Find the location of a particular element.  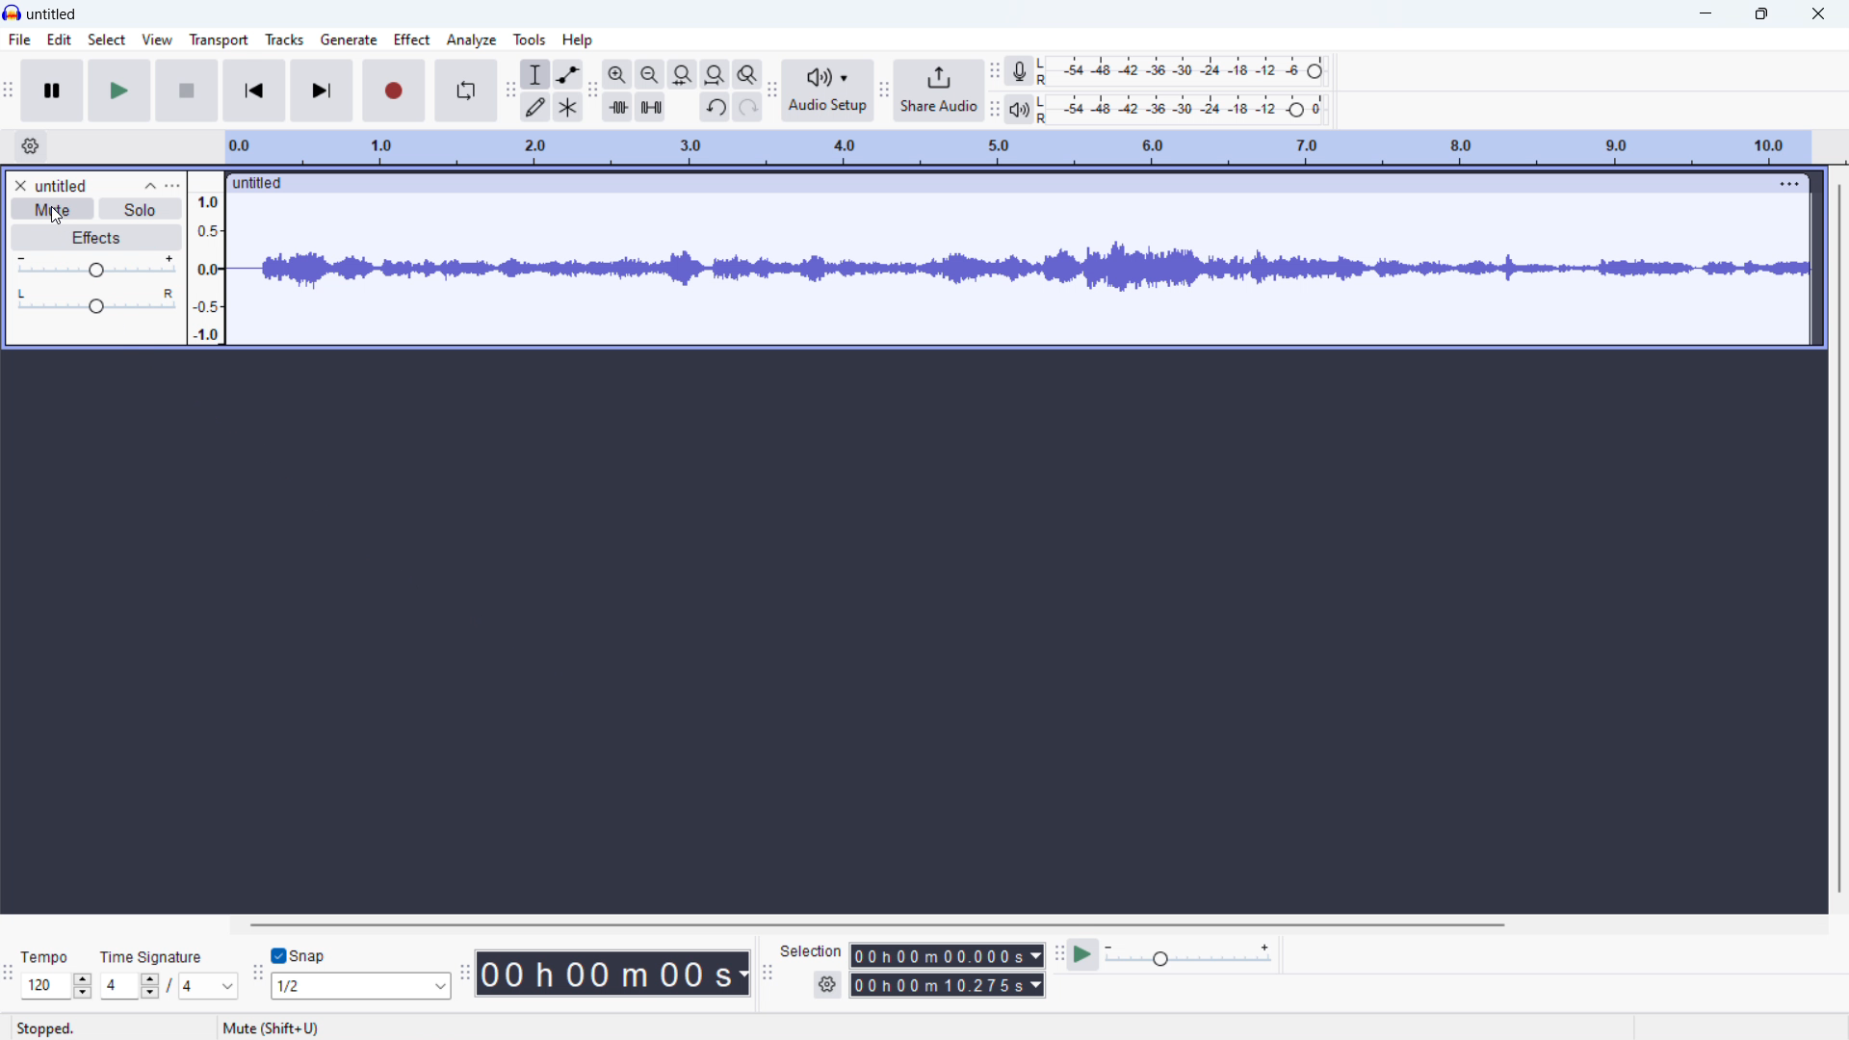

end time is located at coordinates (948, 984).